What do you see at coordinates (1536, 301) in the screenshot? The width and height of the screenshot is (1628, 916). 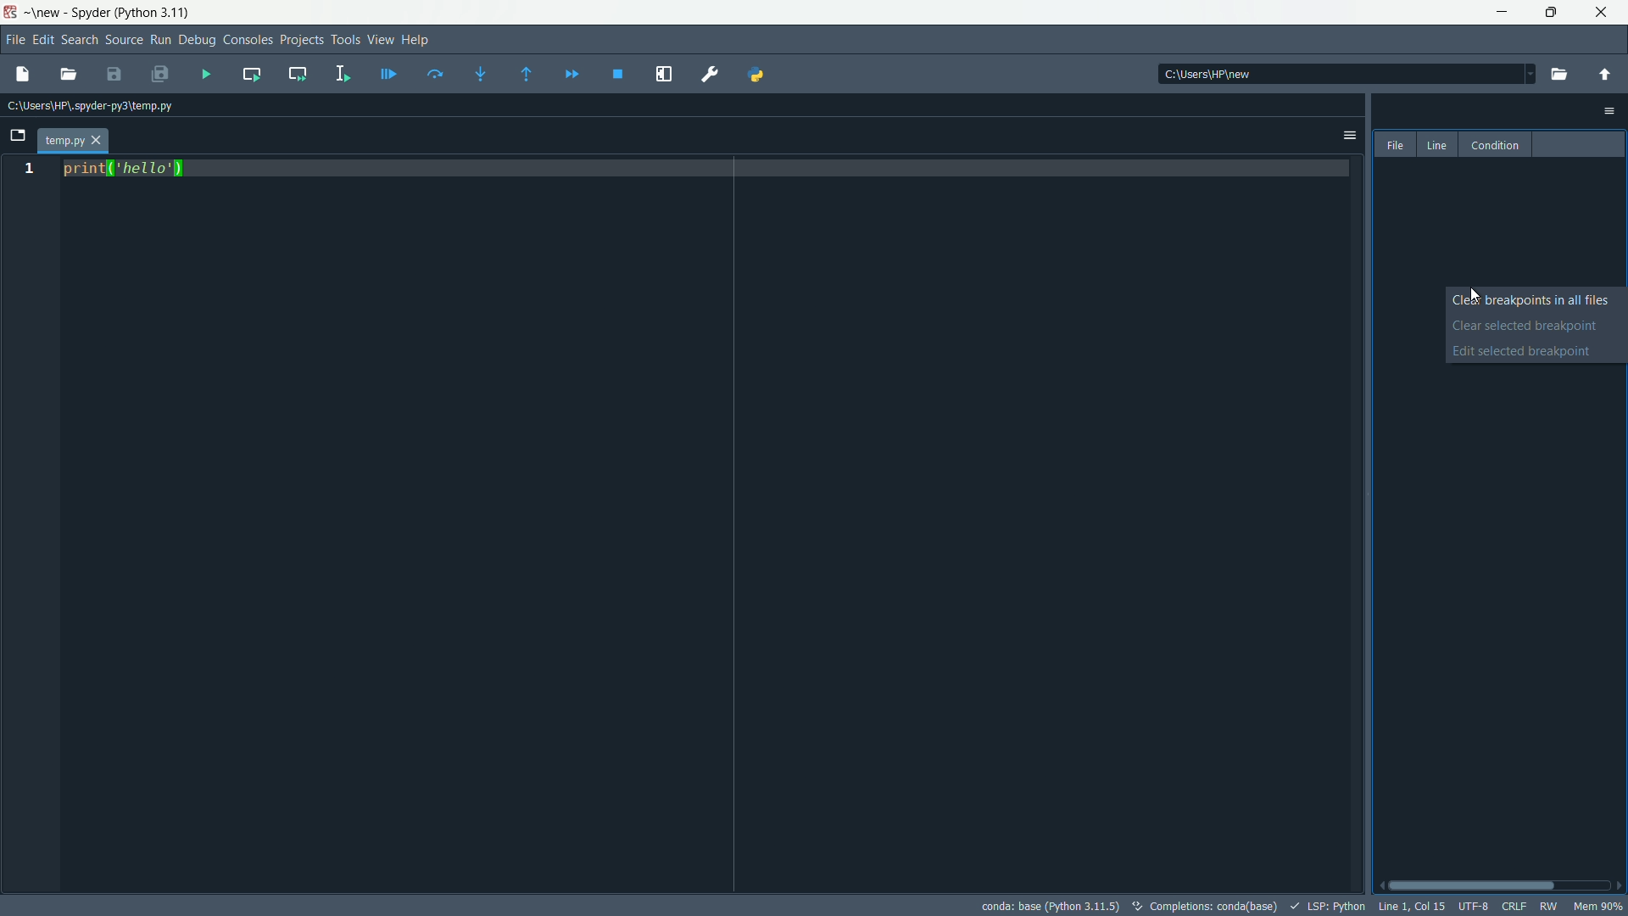 I see `clear breakpoints in all files` at bounding box center [1536, 301].